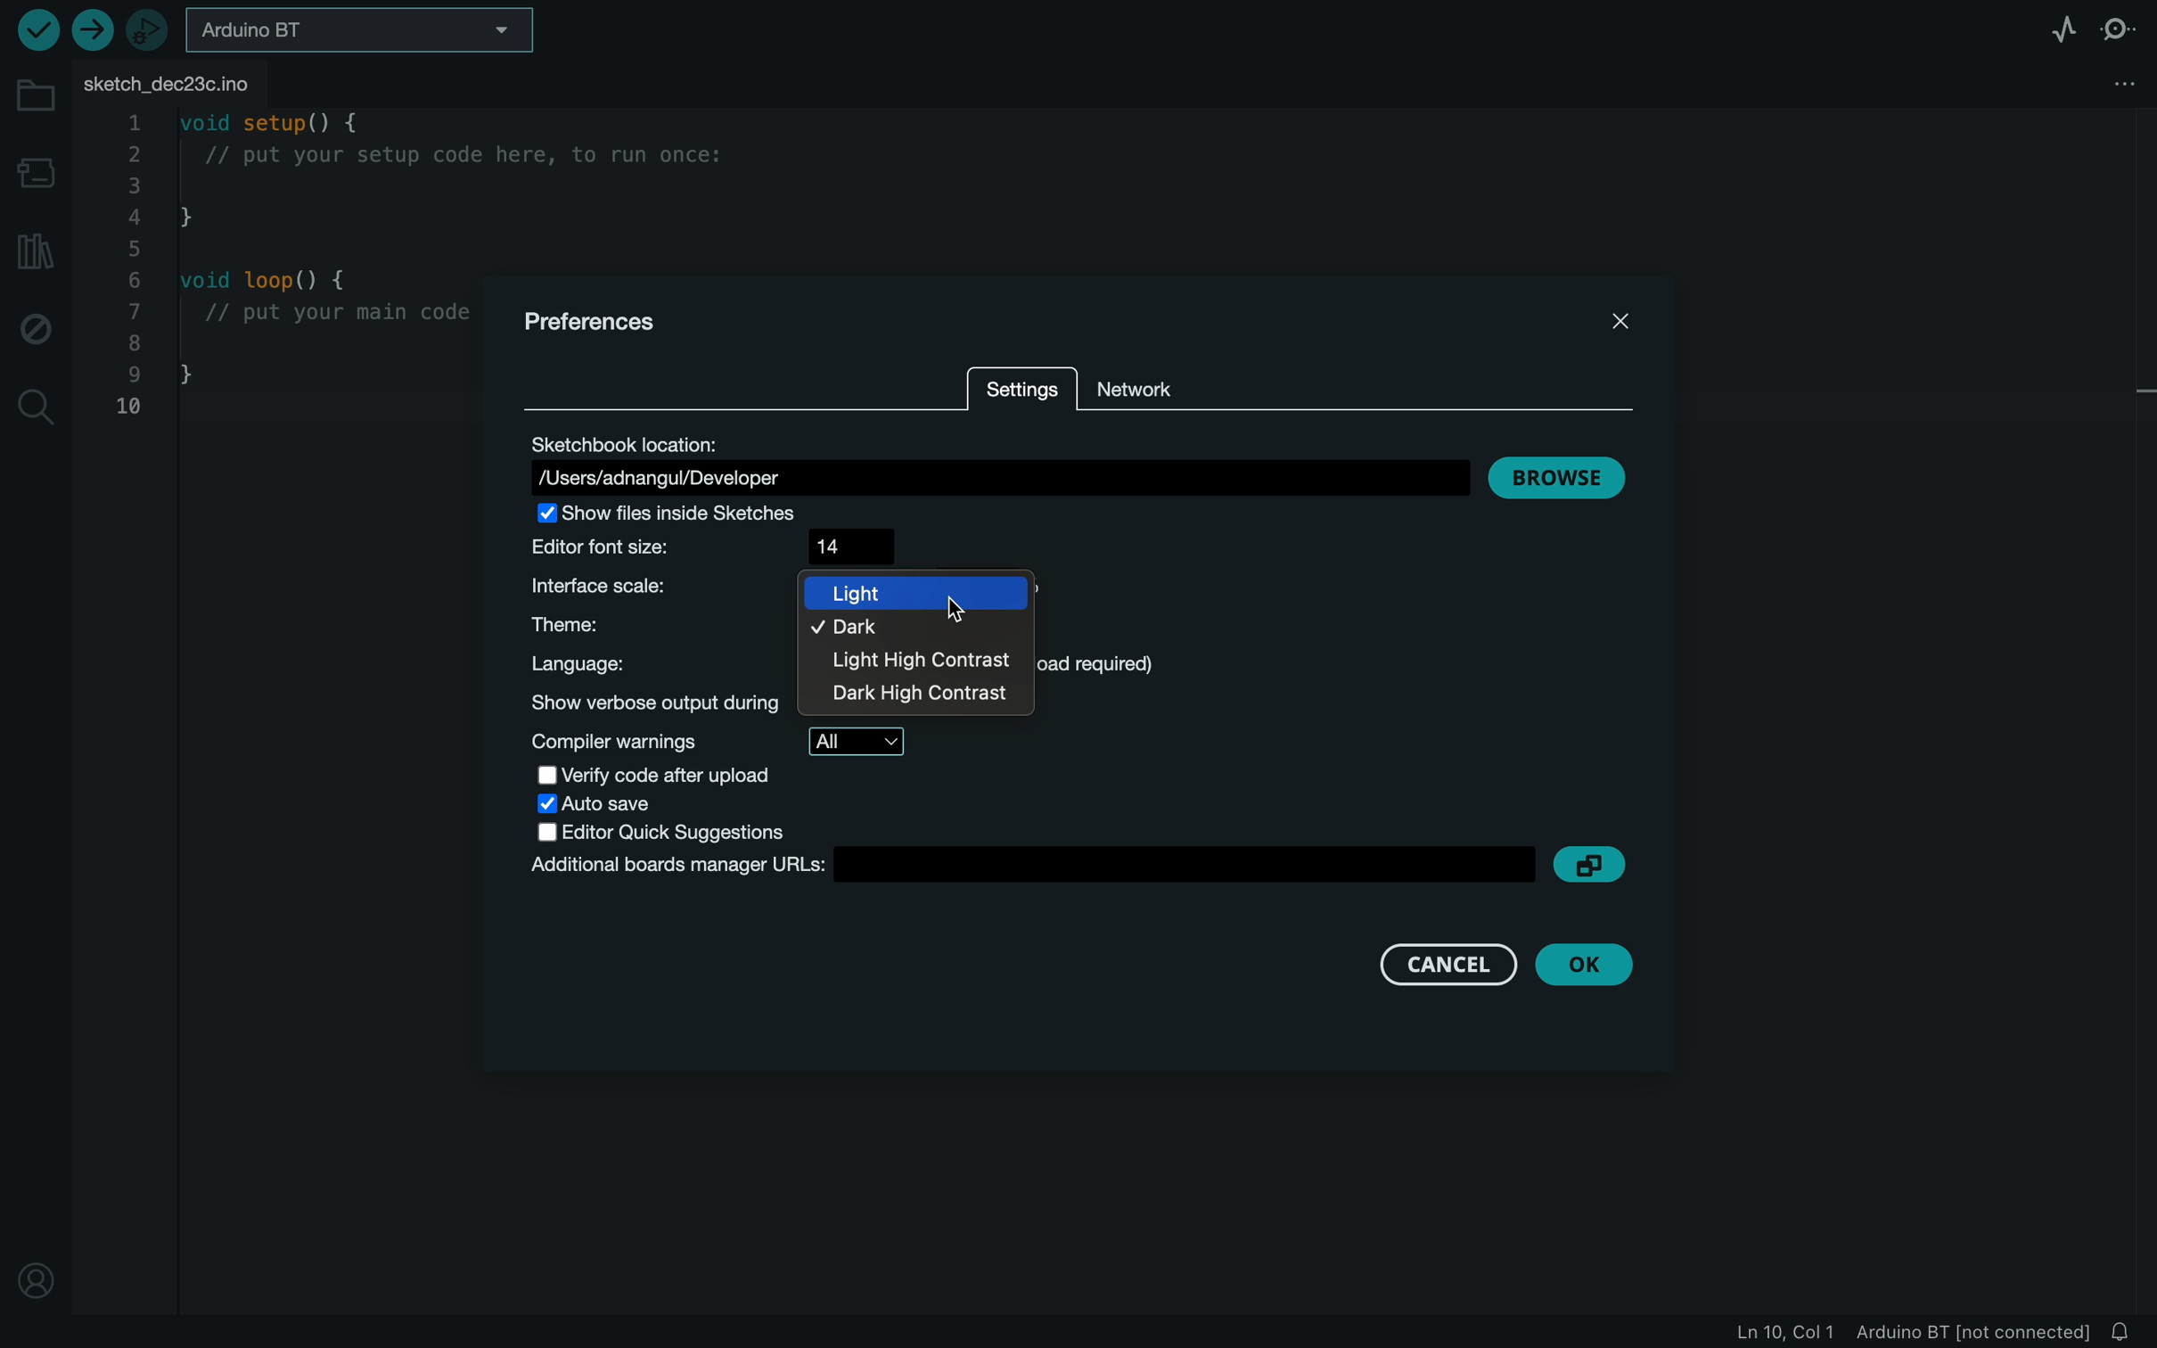 The height and width of the screenshot is (1348, 2157). Describe the element at coordinates (35, 408) in the screenshot. I see `search` at that location.